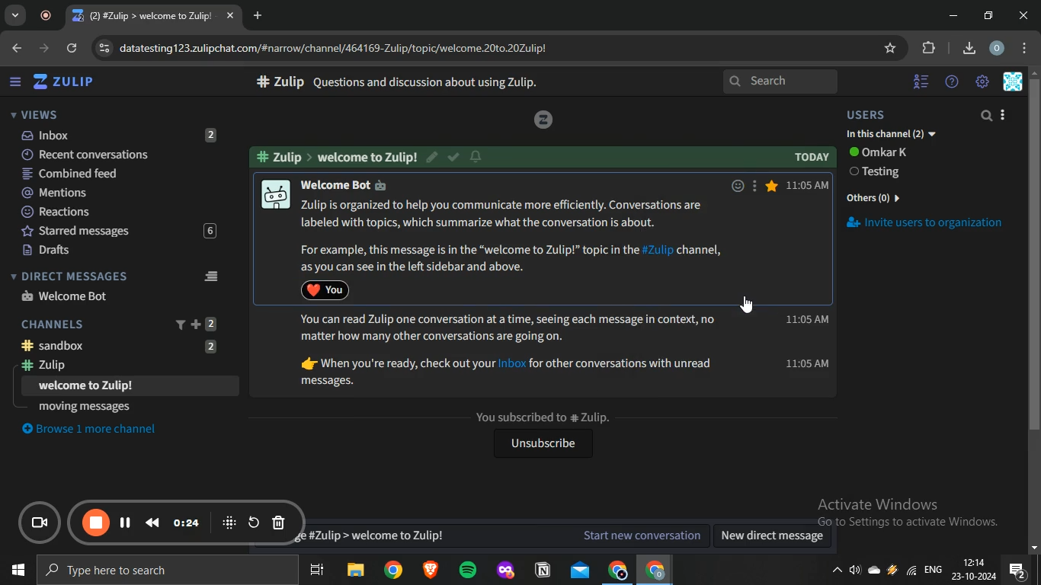 The image size is (1041, 585). I want to click on channel image, so click(274, 193).